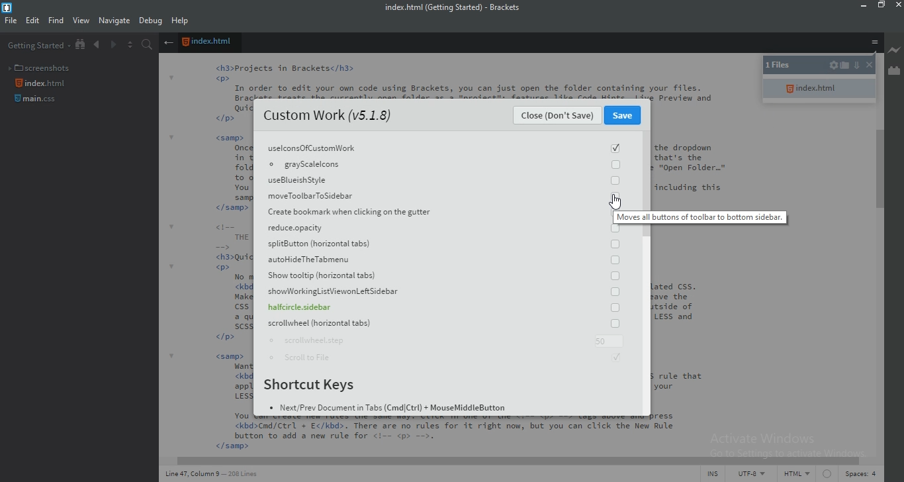 The width and height of the screenshot is (904, 482). I want to click on Next document, so click(113, 46).